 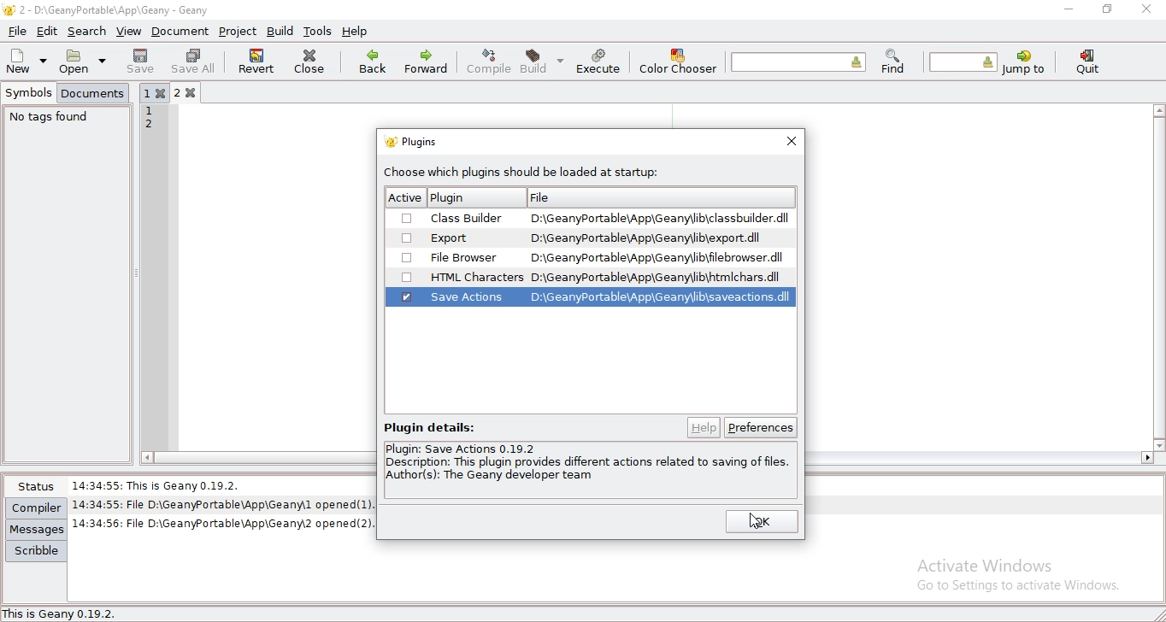 What do you see at coordinates (1150, 8) in the screenshot?
I see `close` at bounding box center [1150, 8].